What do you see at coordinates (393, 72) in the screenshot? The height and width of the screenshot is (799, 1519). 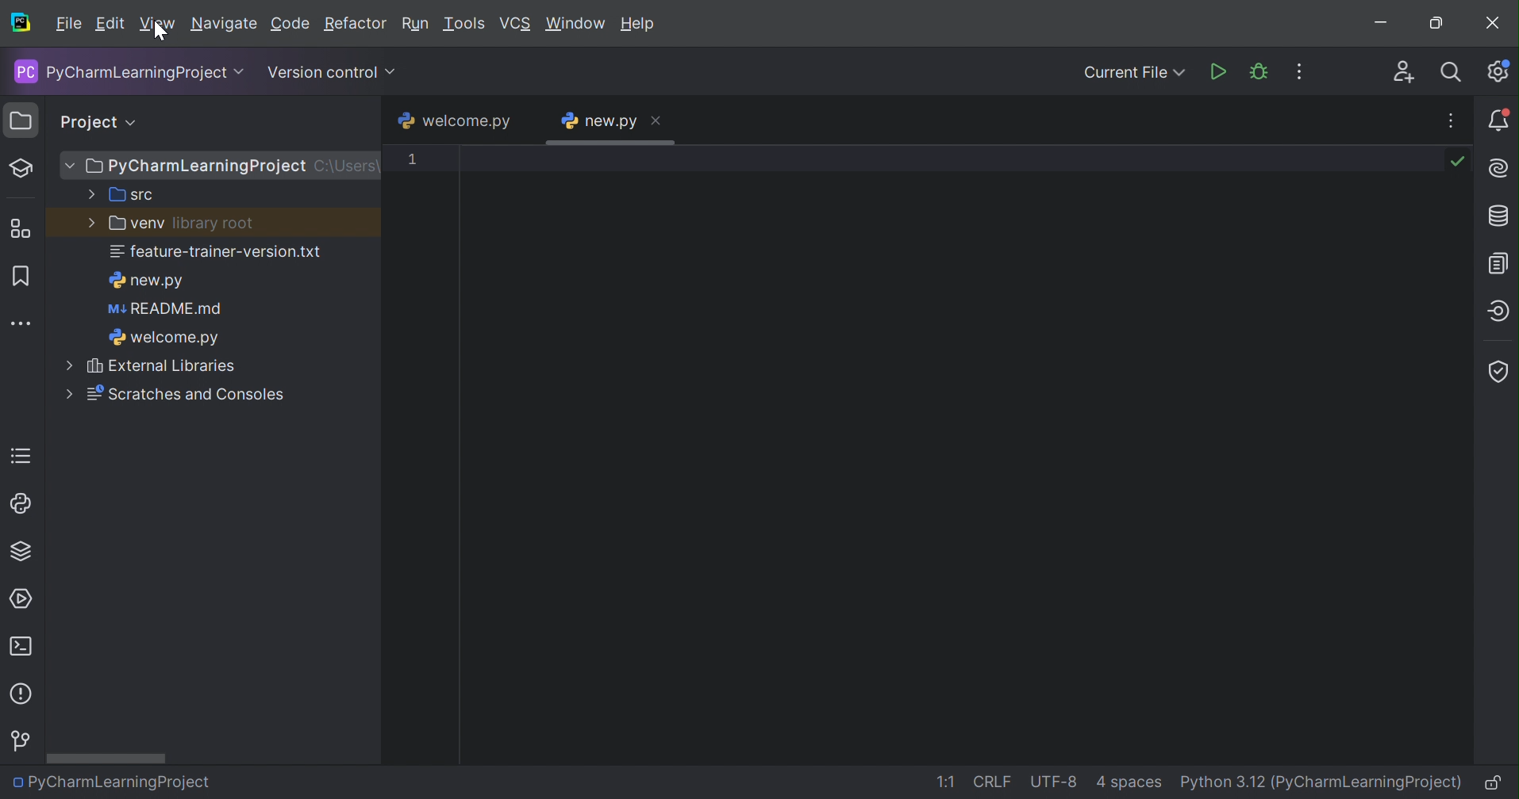 I see `Drop down` at bounding box center [393, 72].